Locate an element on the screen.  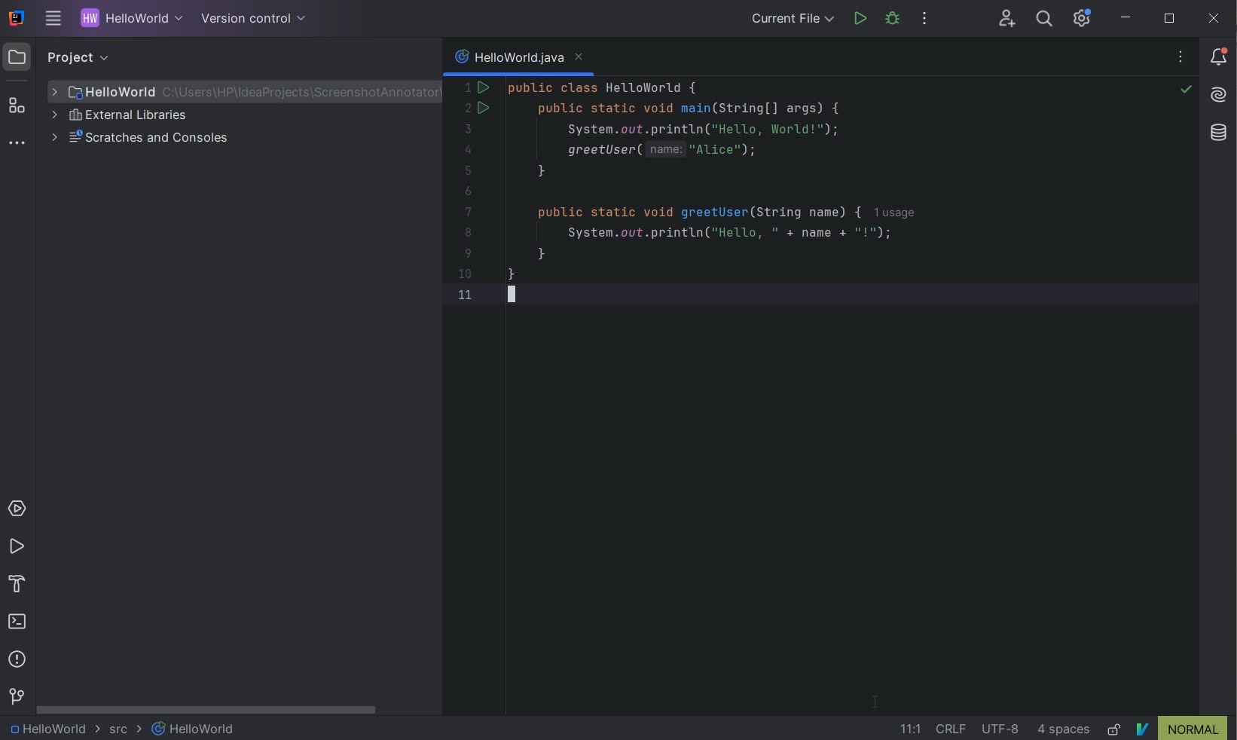
RECENT FILES, TAB ACTIONS, AND MORE is located at coordinates (1183, 59).